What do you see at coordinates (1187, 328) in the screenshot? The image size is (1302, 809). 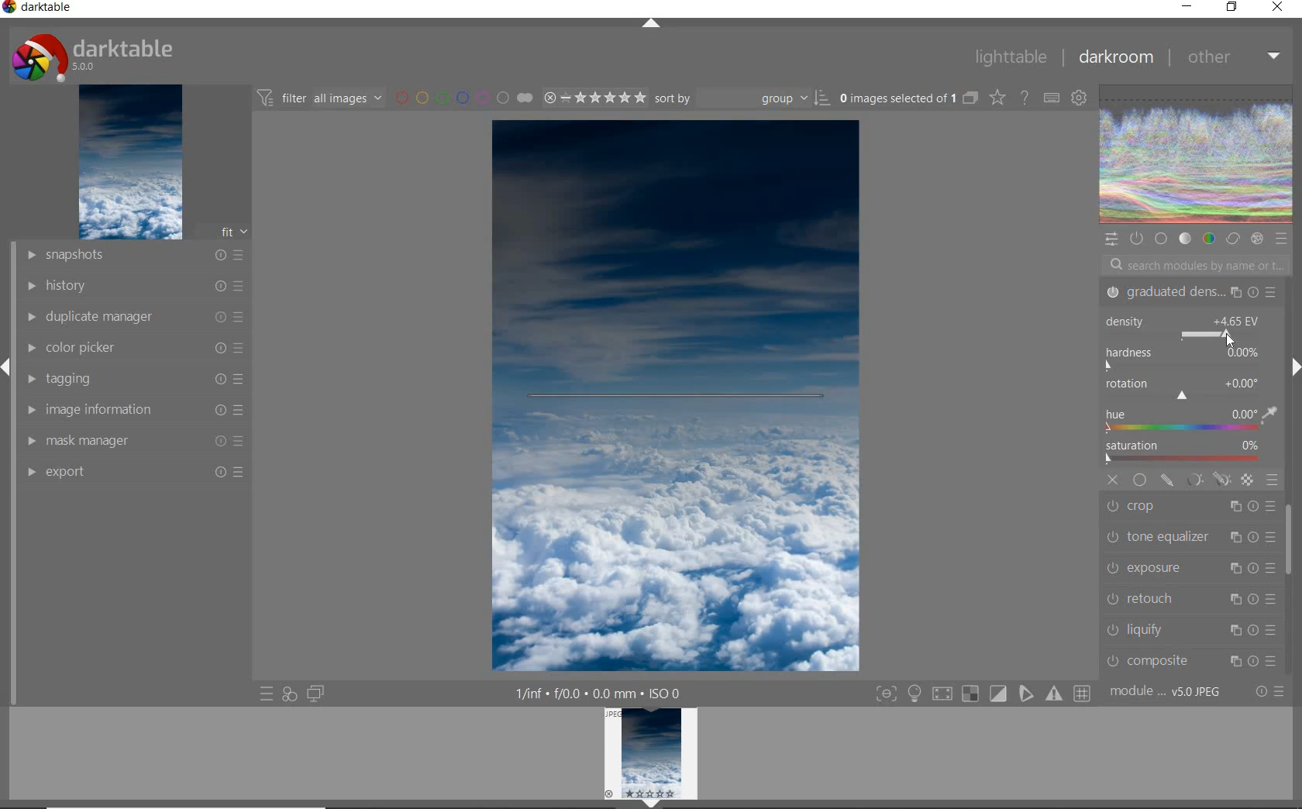 I see `DENSITY` at bounding box center [1187, 328].